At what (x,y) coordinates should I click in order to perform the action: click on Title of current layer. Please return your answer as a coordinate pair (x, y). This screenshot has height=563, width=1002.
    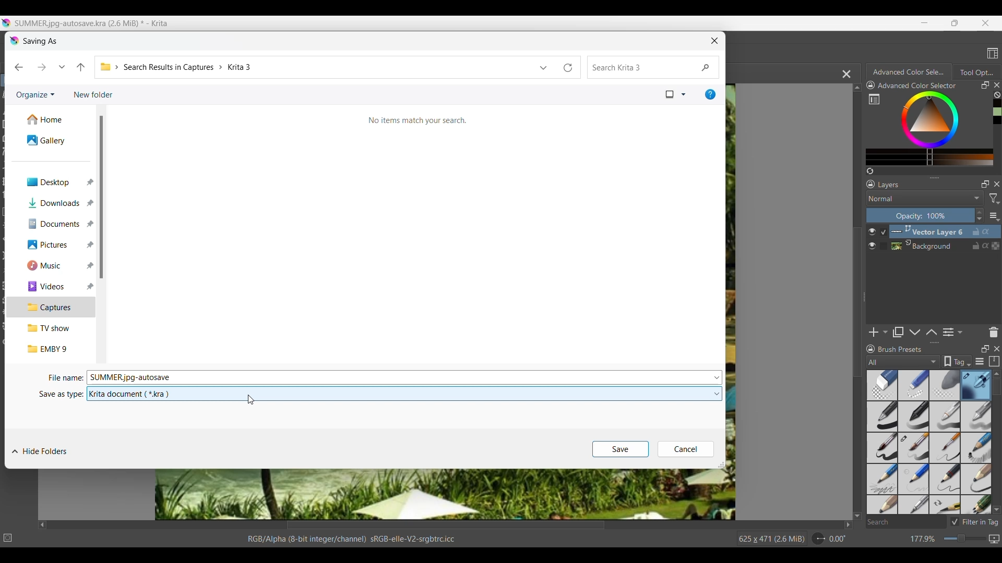
    Looking at the image, I should click on (888, 185).